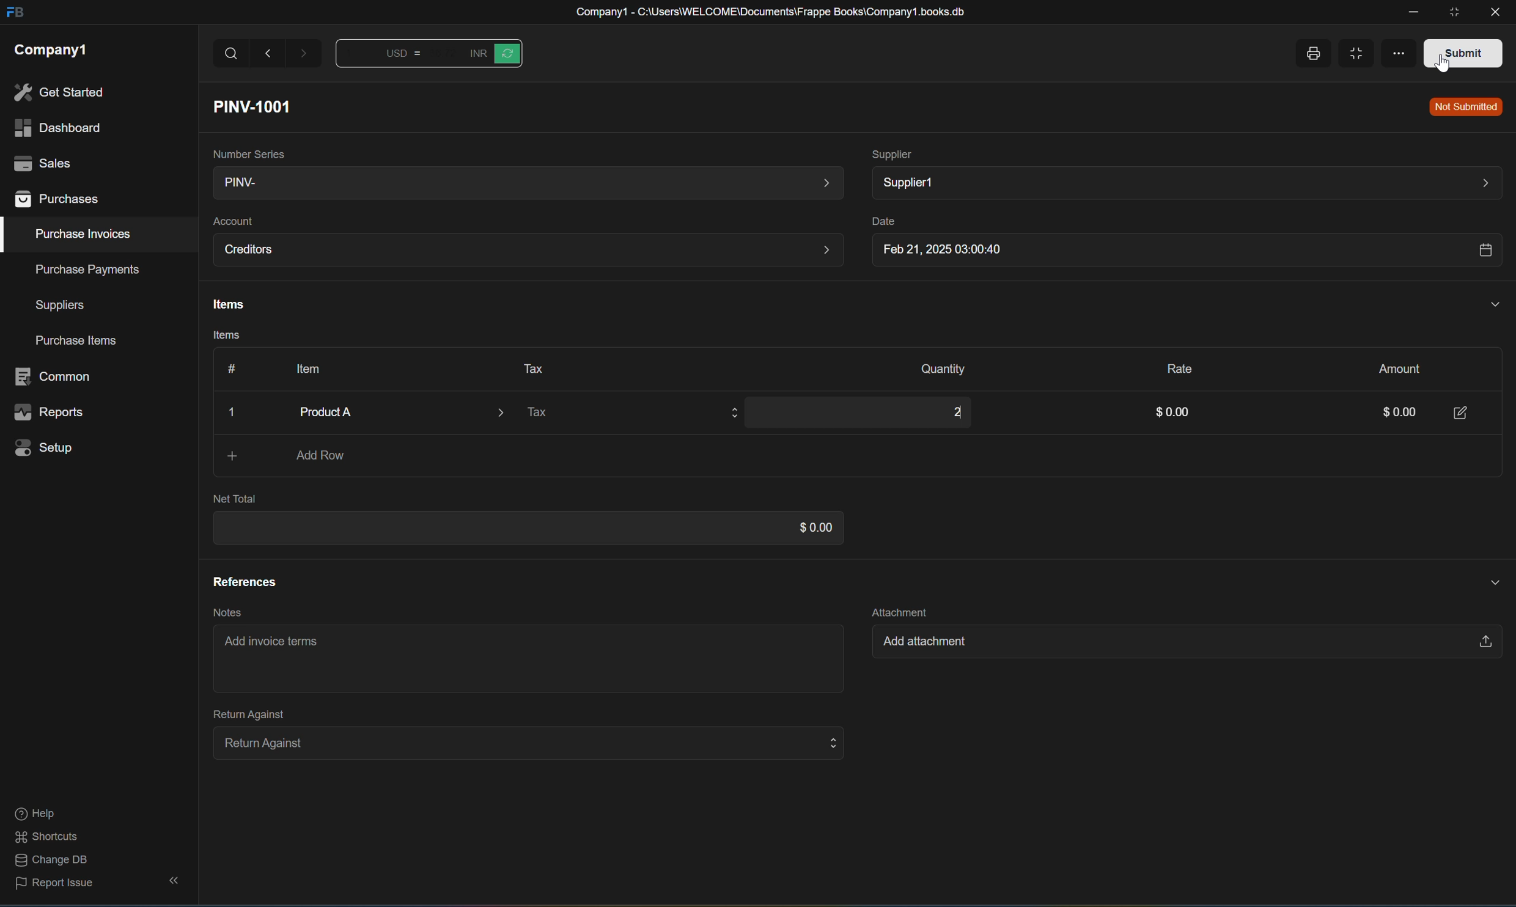  I want to click on Edit, so click(1462, 411).